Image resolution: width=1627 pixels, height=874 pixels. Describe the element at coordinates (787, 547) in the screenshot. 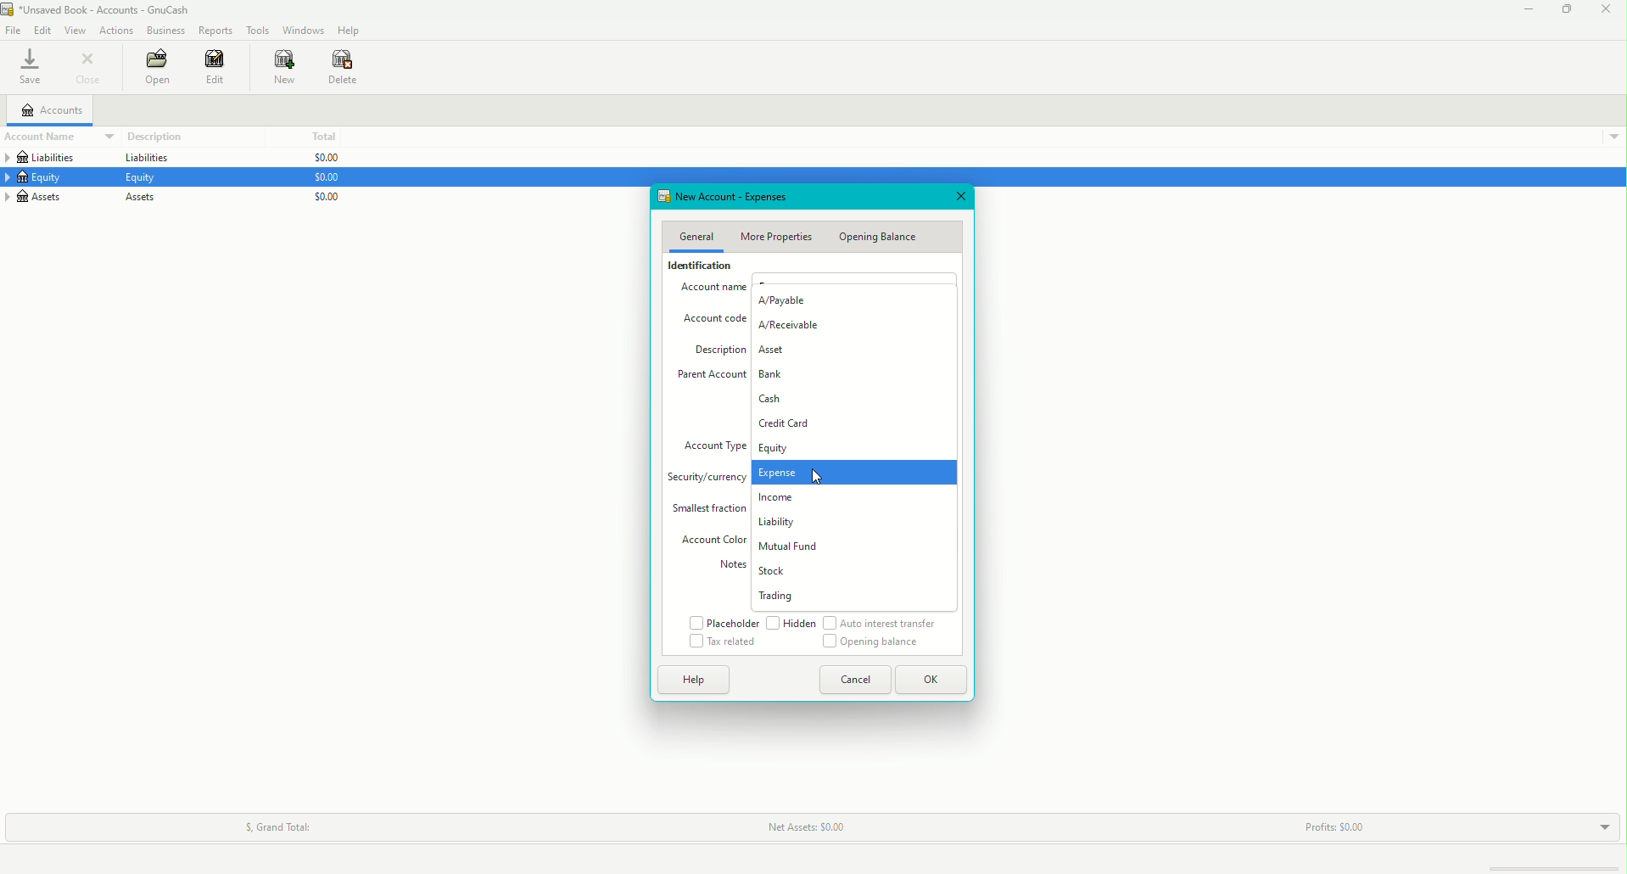

I see `Mutual Fund` at that location.